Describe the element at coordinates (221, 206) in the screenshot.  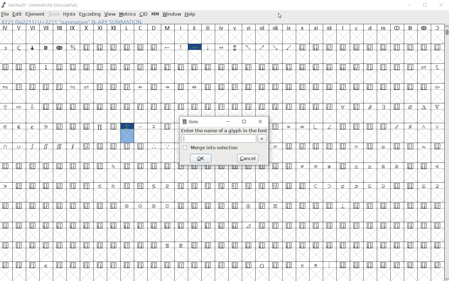
I see `special sybols` at that location.